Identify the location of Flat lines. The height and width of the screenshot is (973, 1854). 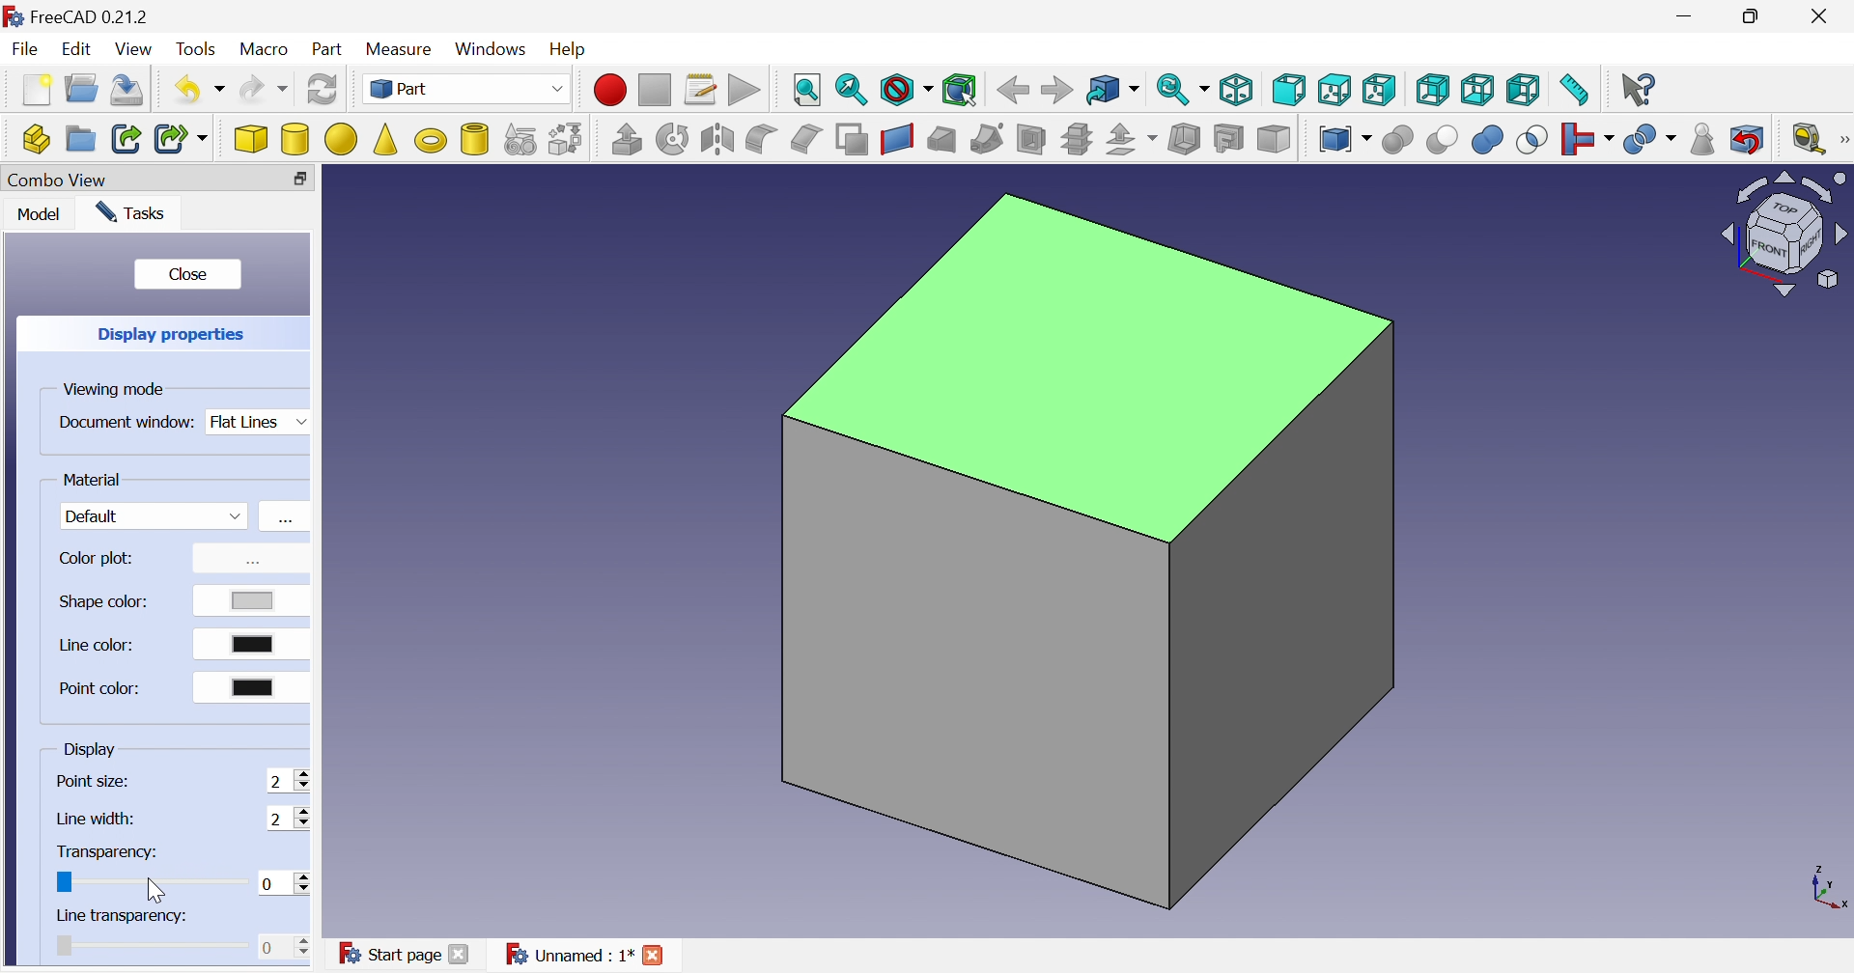
(261, 425).